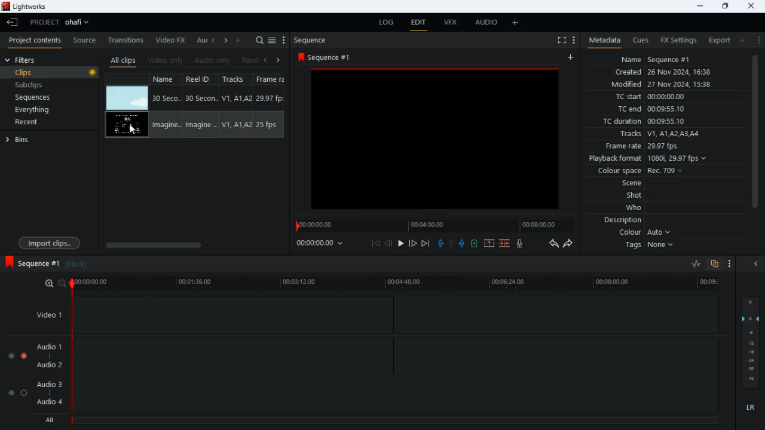  Describe the element at coordinates (396, 353) in the screenshot. I see `timeline tracks` at that location.